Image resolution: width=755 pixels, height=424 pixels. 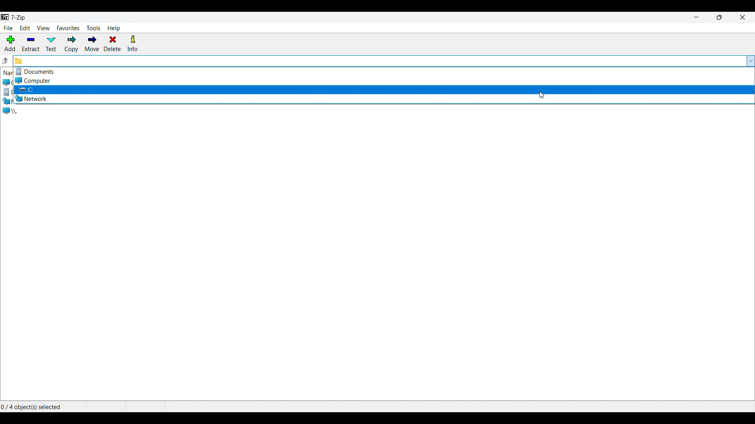 I want to click on title, so click(x=18, y=18).